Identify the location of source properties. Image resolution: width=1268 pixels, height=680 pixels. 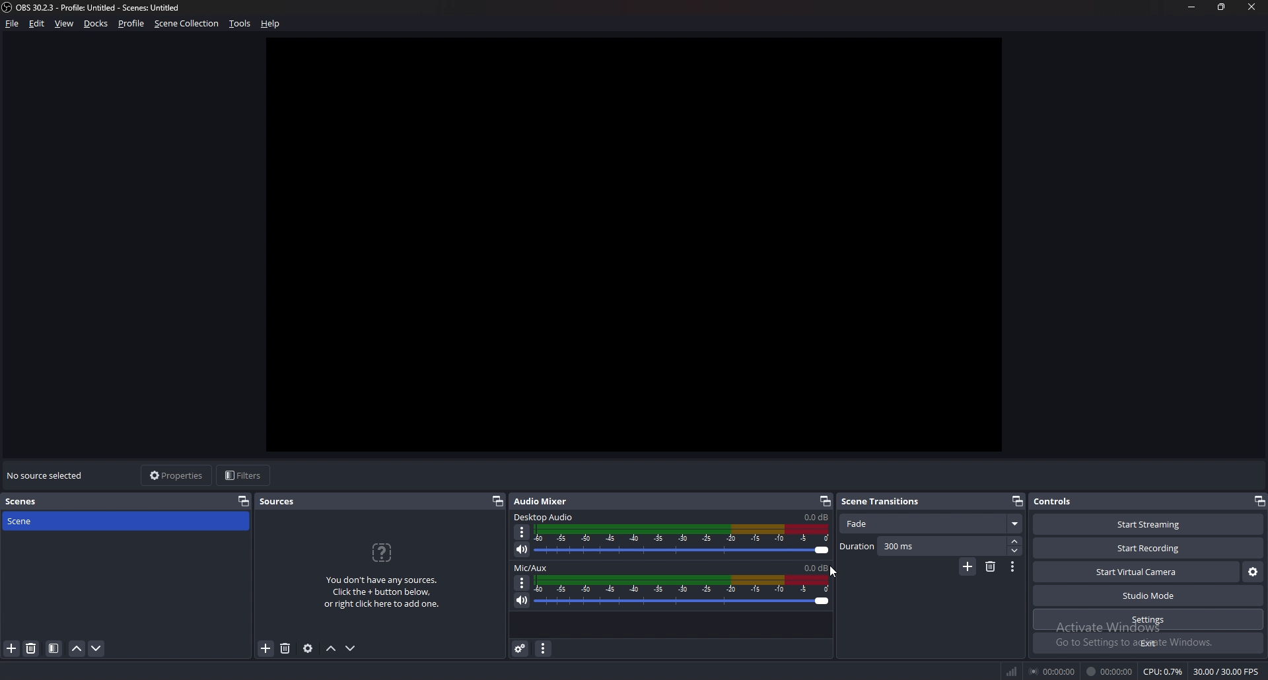
(307, 649).